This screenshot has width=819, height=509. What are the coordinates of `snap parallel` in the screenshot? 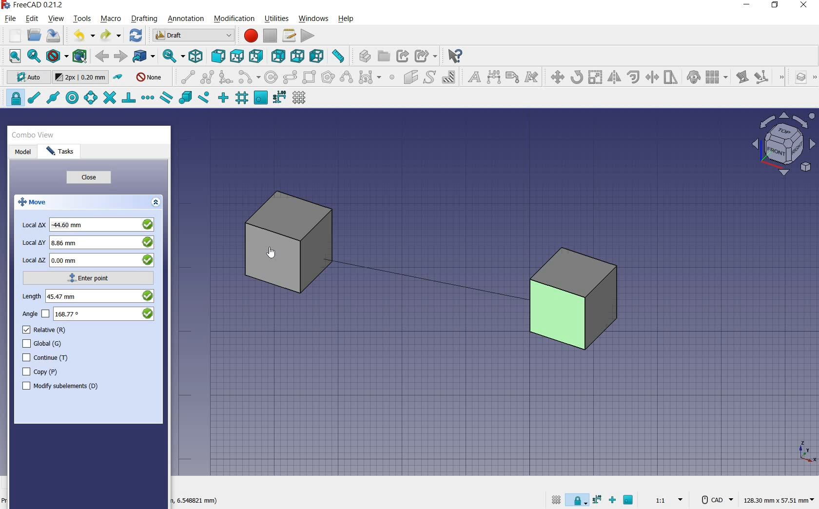 It's located at (167, 99).